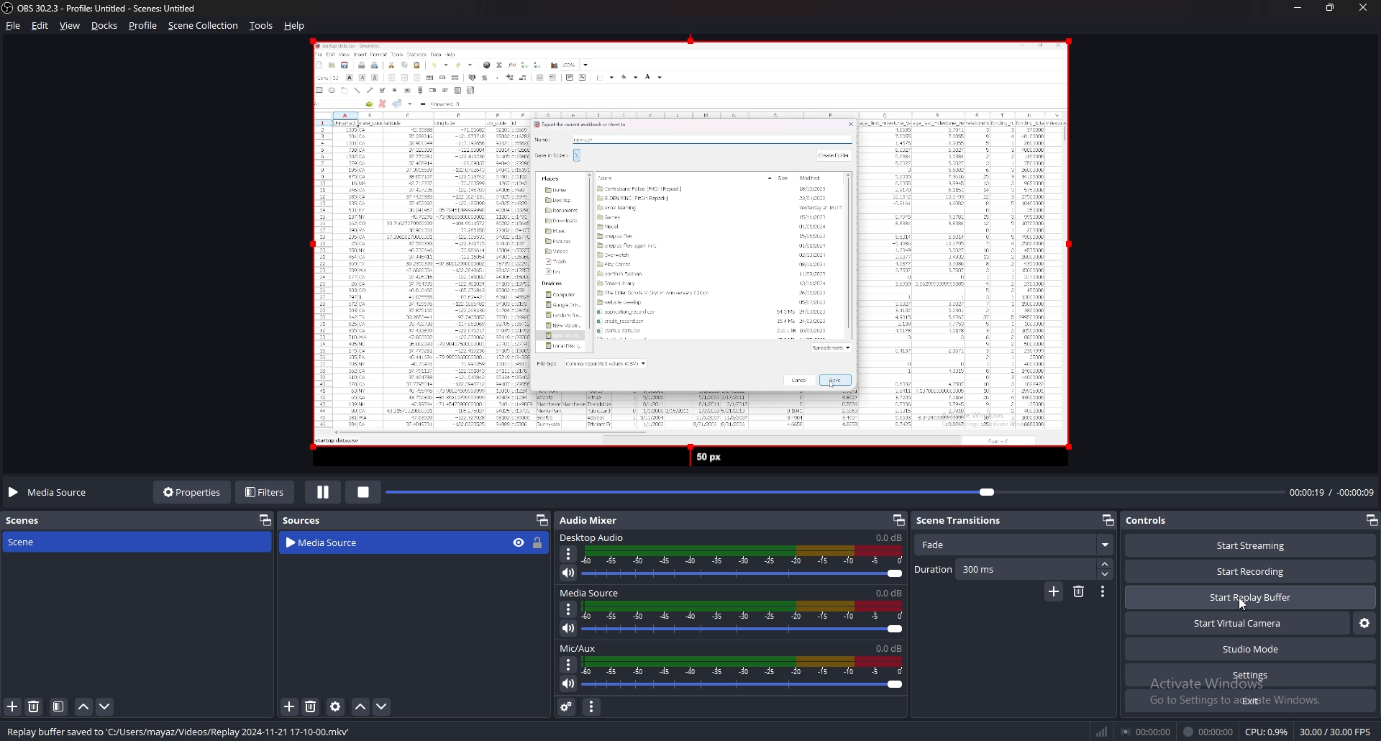  What do you see at coordinates (1250, 649) in the screenshot?
I see `studio mode` at bounding box center [1250, 649].